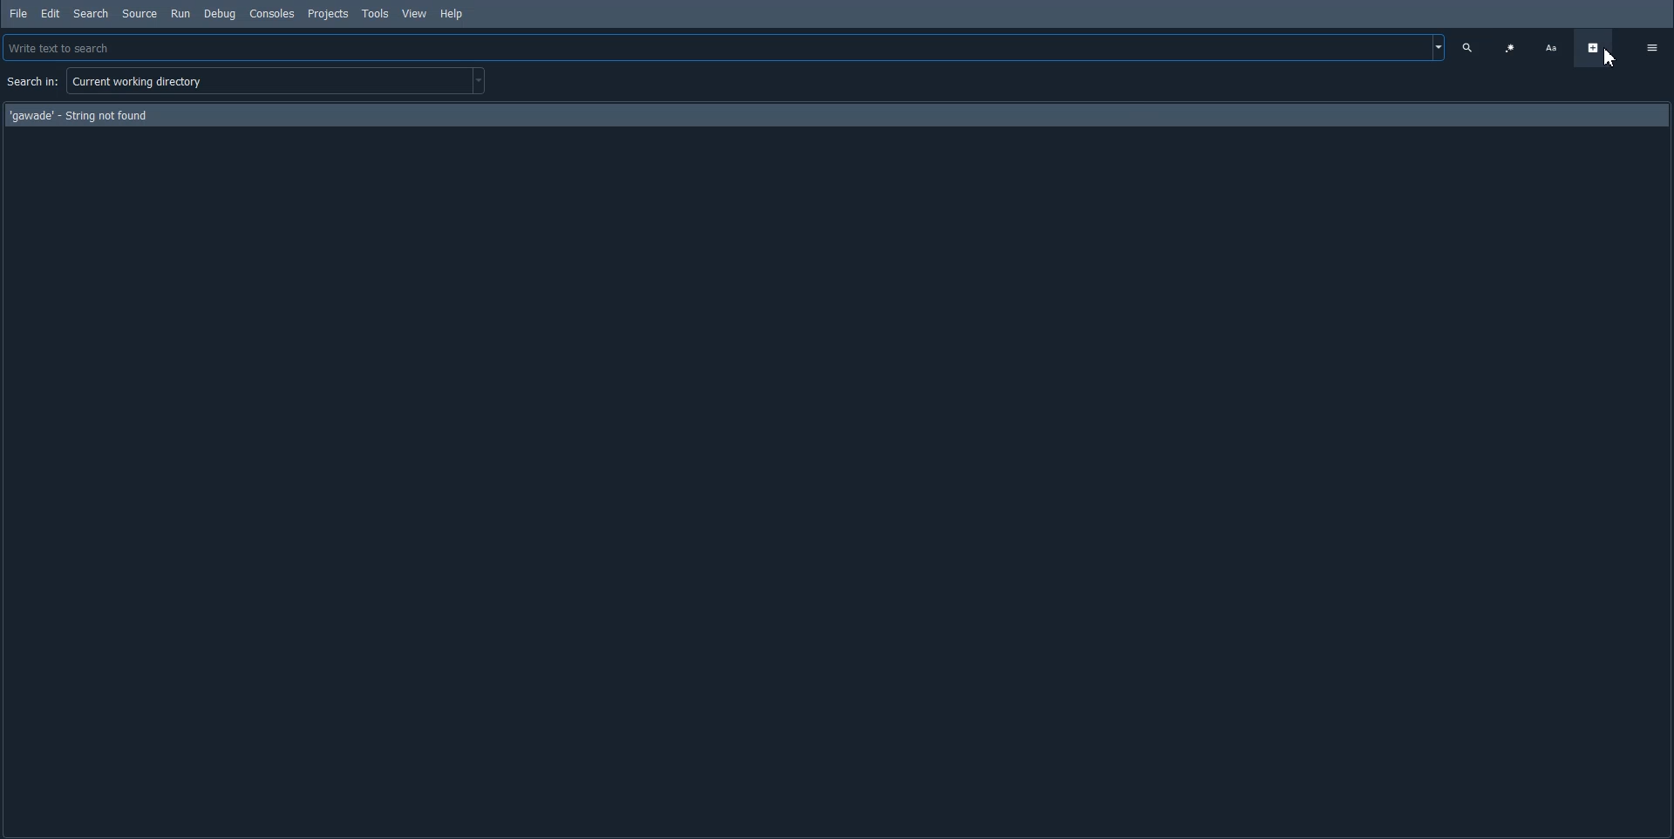 This screenshot has height=839, width=1674. What do you see at coordinates (271, 13) in the screenshot?
I see `Consoles` at bounding box center [271, 13].